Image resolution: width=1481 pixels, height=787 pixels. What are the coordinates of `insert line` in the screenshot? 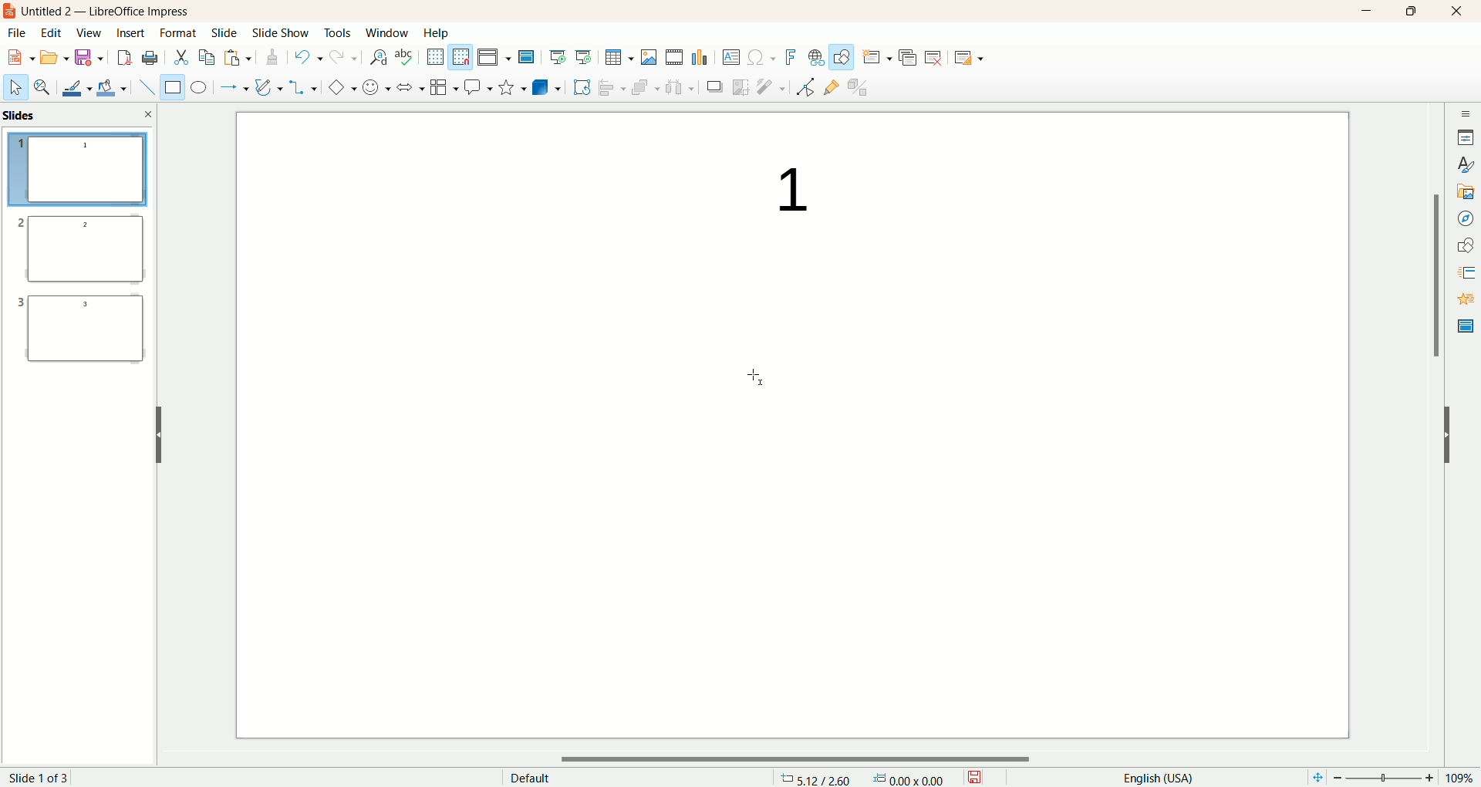 It's located at (142, 87).